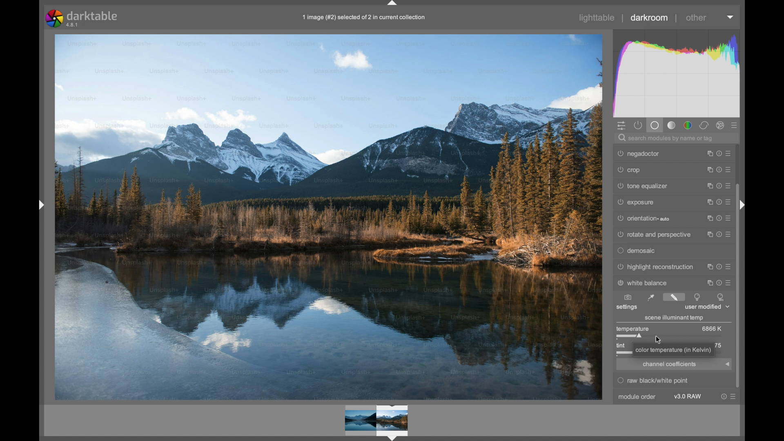 This screenshot has height=441, width=784. I want to click on reset parameters, so click(719, 216).